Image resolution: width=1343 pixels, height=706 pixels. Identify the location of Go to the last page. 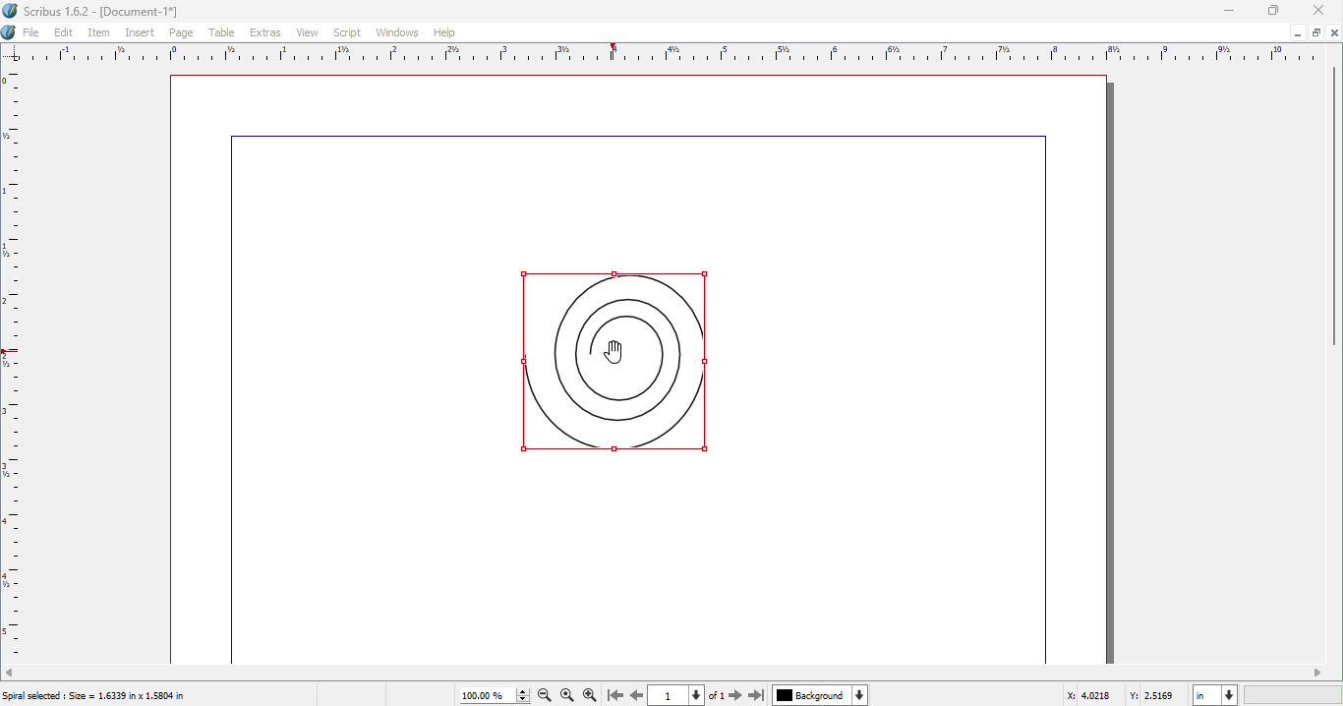
(613, 696).